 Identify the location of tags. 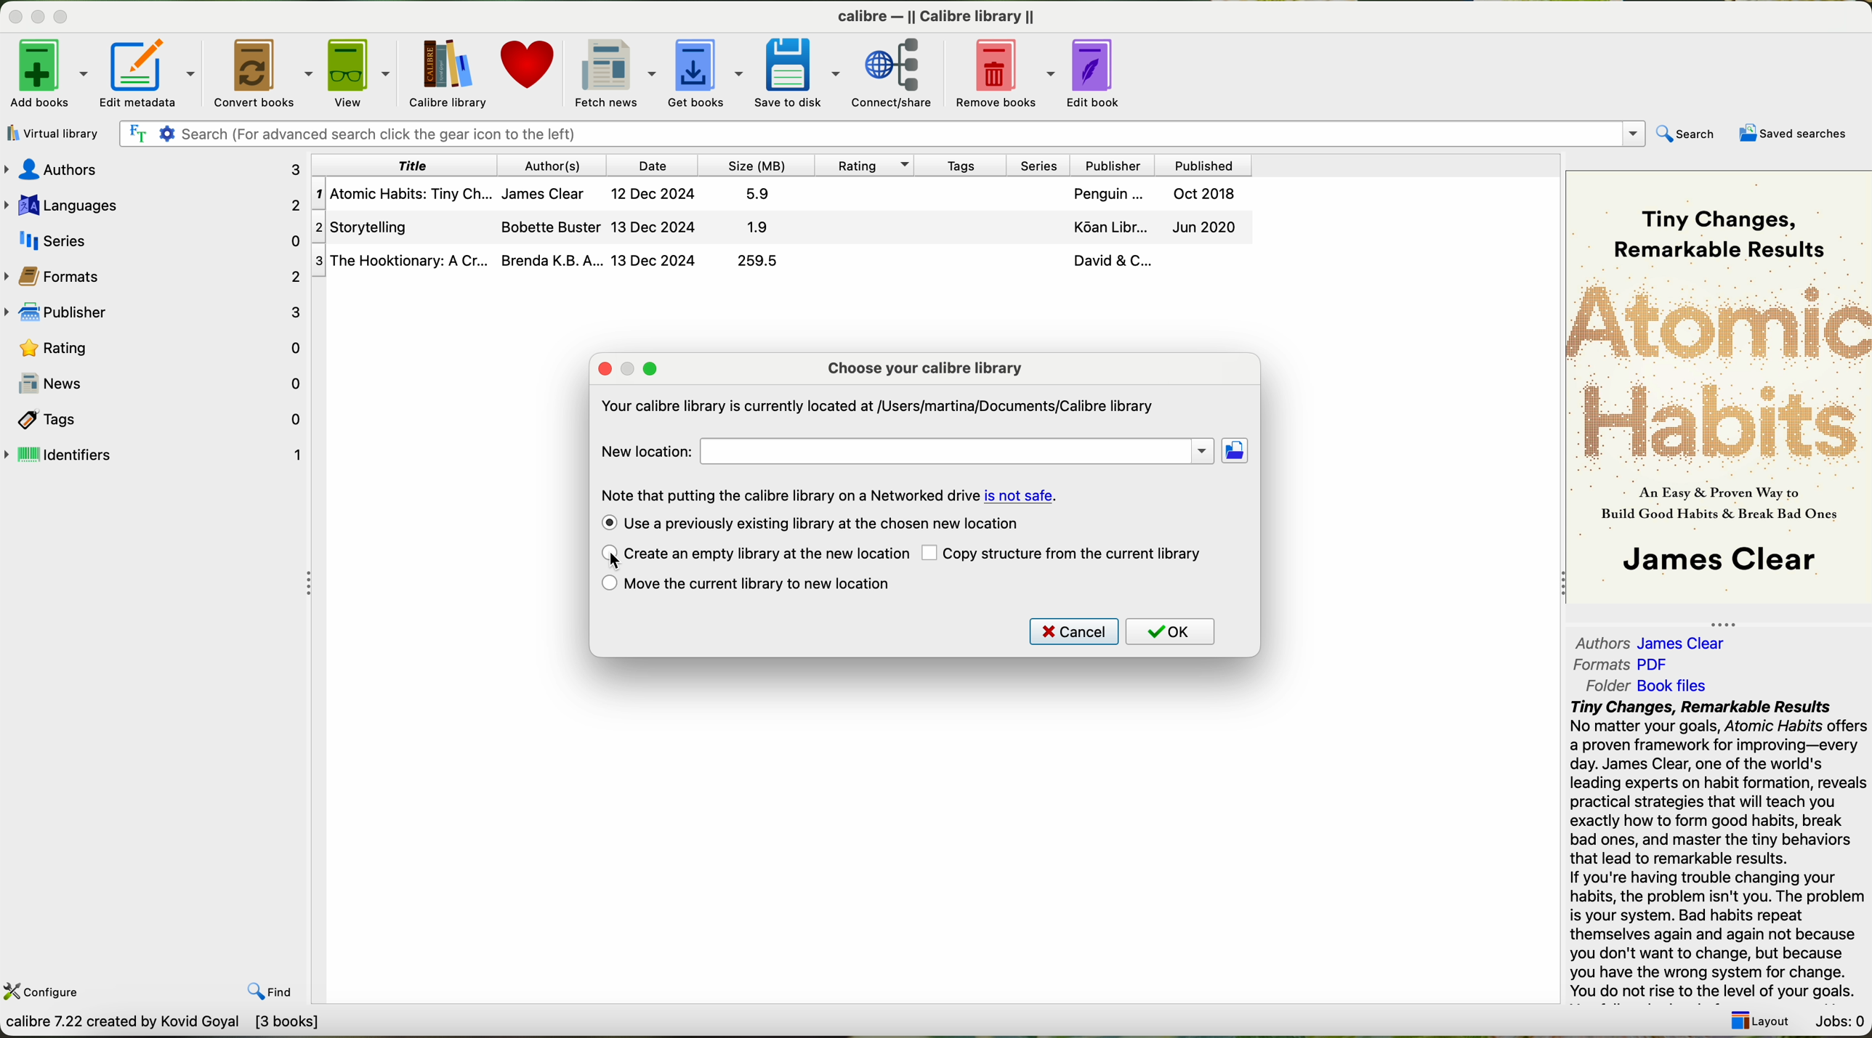
(958, 164).